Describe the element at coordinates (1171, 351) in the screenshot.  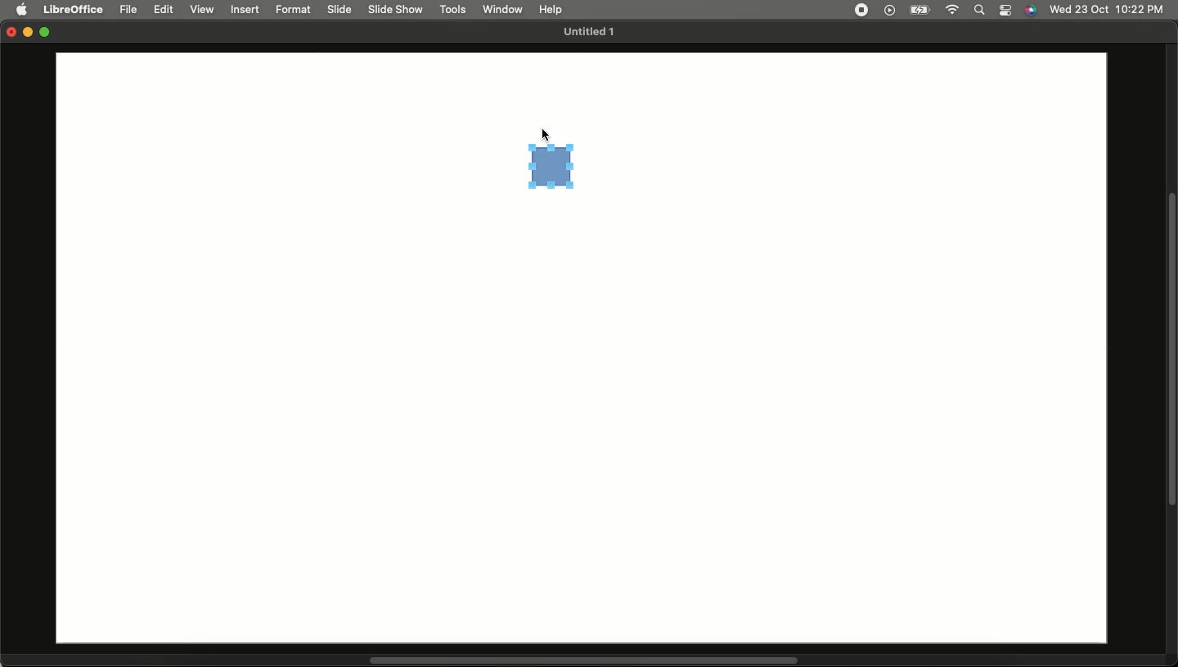
I see `Scroll` at that location.